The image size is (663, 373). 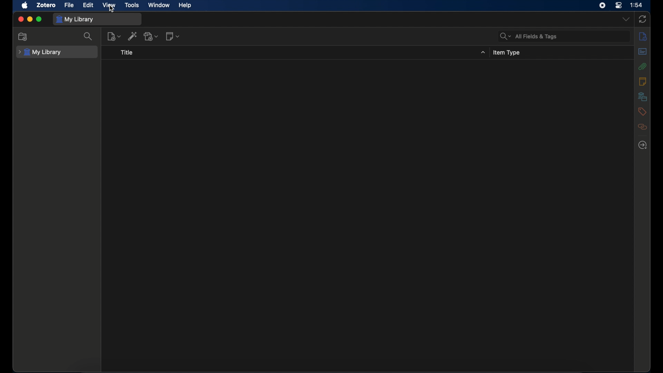 What do you see at coordinates (643, 127) in the screenshot?
I see `related` at bounding box center [643, 127].